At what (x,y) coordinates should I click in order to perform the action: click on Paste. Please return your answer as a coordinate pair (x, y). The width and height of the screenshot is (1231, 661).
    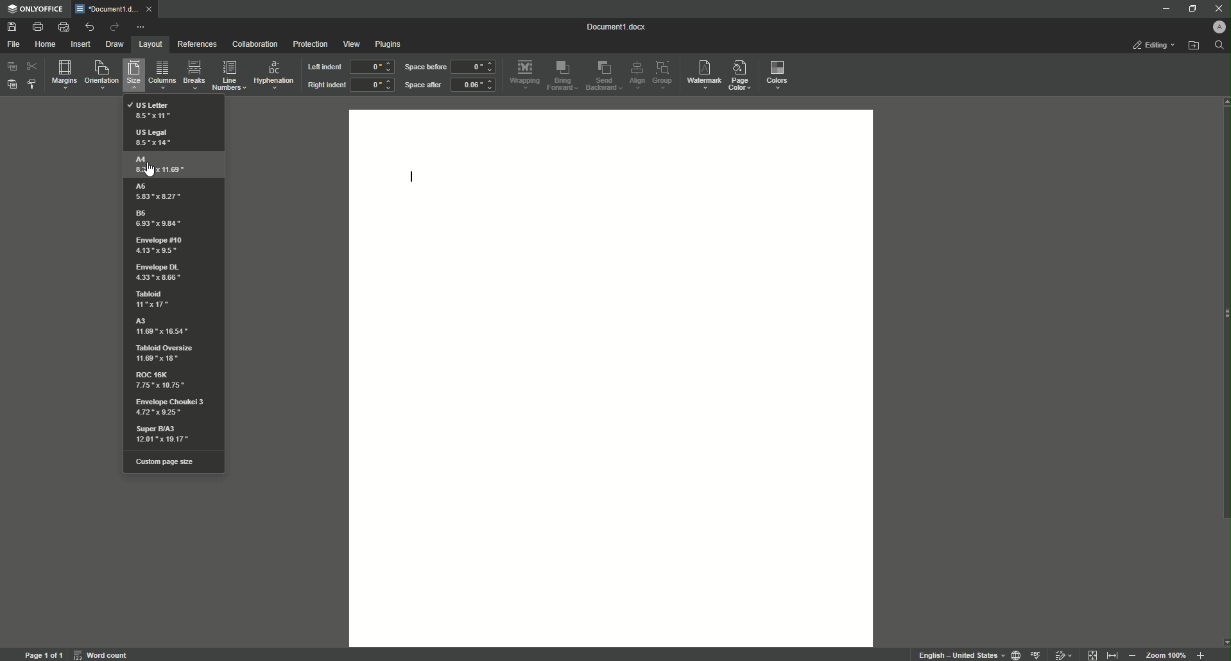
    Looking at the image, I should click on (13, 86).